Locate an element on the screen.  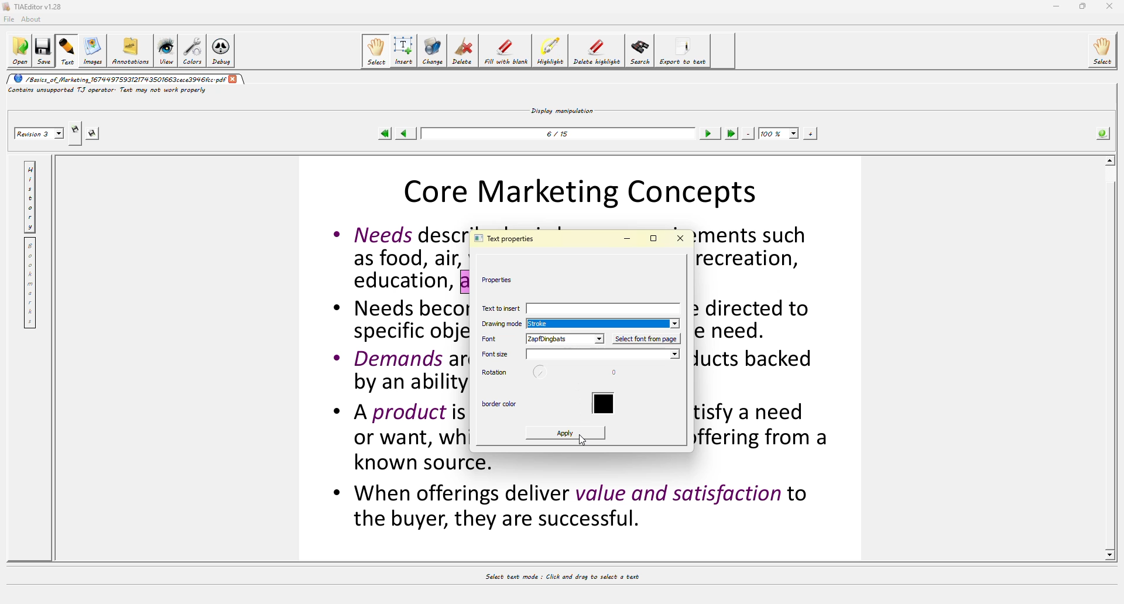
debug is located at coordinates (220, 53).